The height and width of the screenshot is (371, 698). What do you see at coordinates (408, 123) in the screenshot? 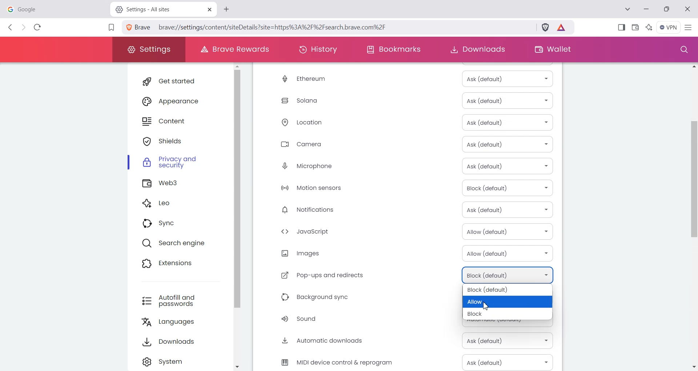
I see `Location Ask (Default)` at bounding box center [408, 123].